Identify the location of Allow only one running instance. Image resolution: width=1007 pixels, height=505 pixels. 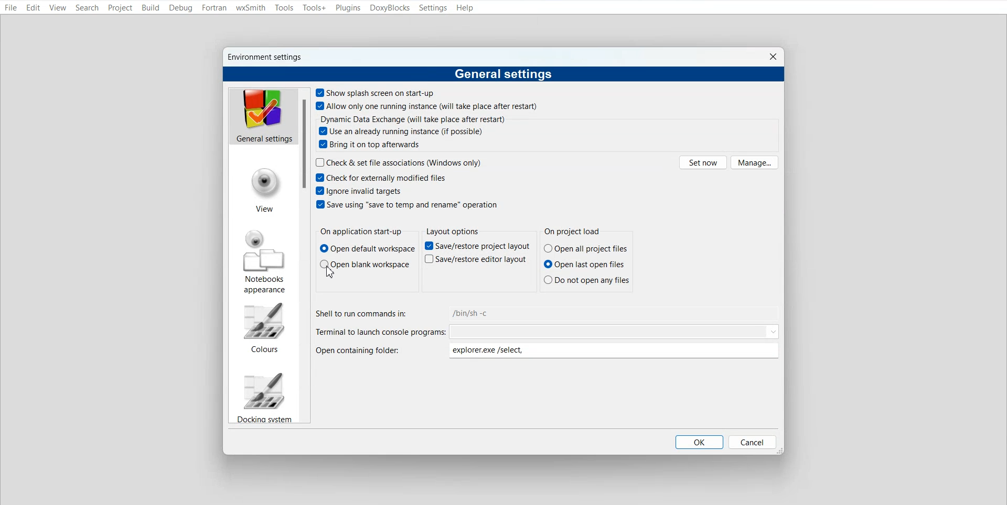
(428, 106).